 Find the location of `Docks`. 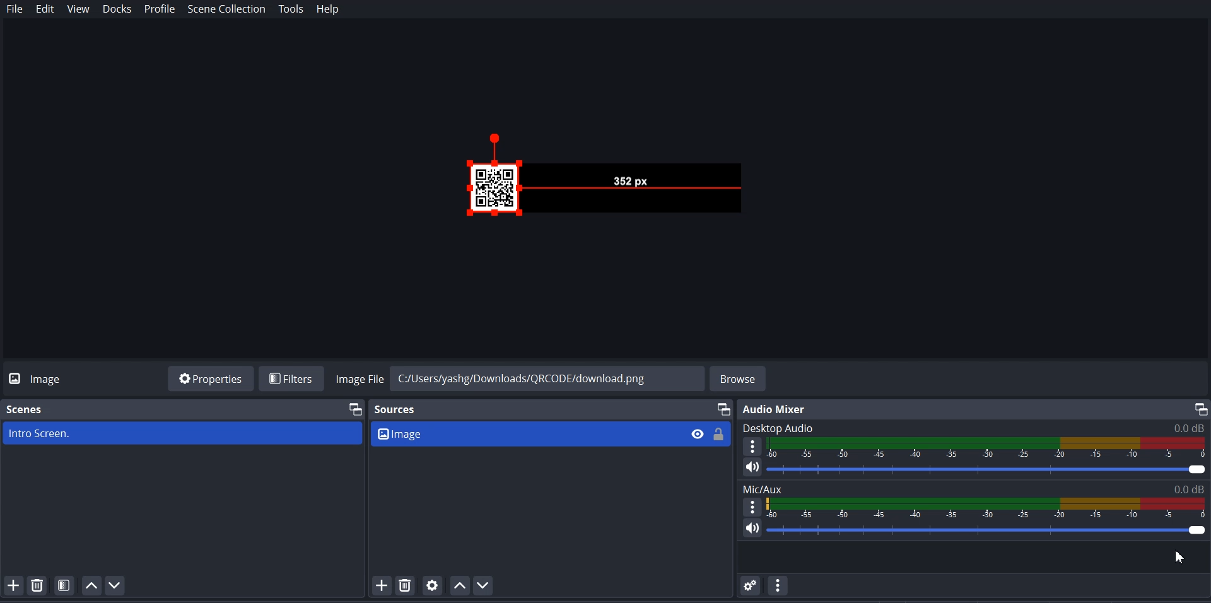

Docks is located at coordinates (117, 9).